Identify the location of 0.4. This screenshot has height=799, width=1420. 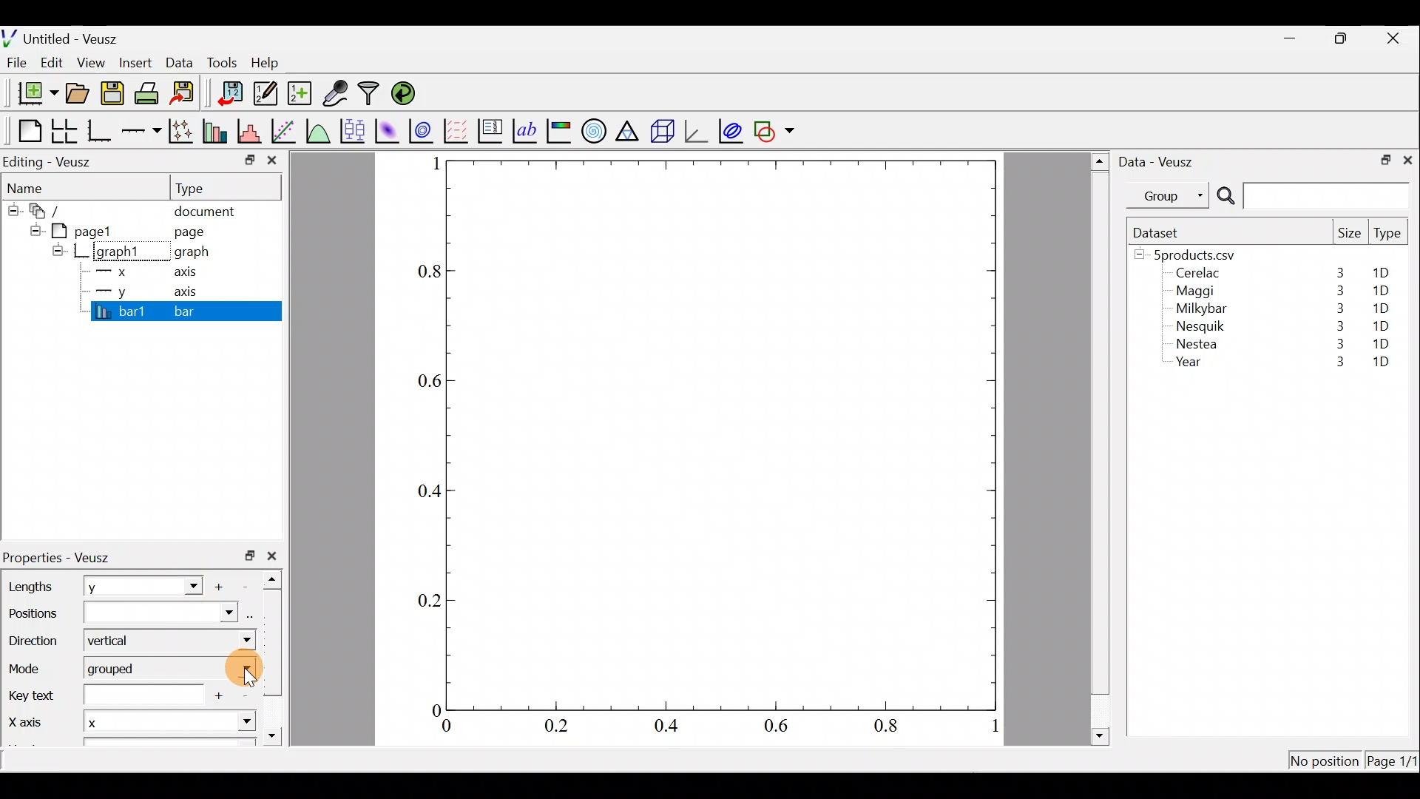
(672, 726).